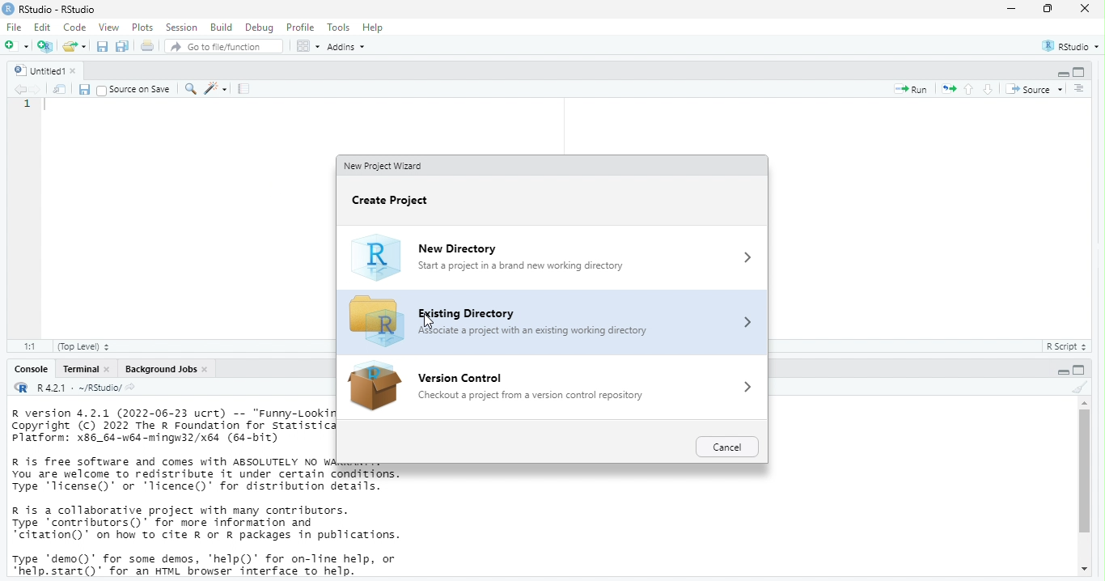  What do you see at coordinates (1012, 9) in the screenshot?
I see `minimize` at bounding box center [1012, 9].